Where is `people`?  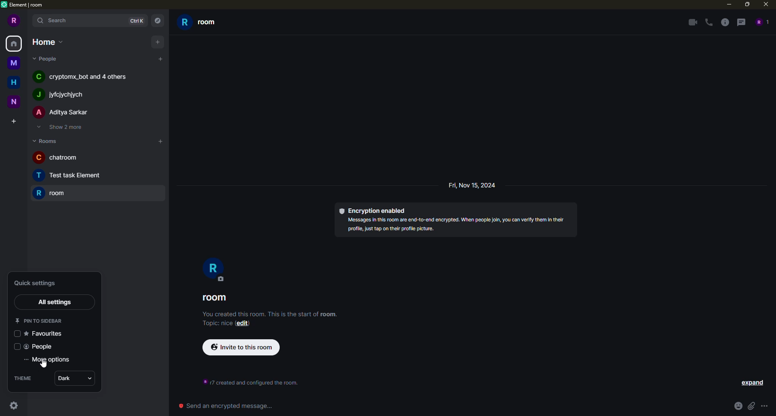 people is located at coordinates (46, 59).